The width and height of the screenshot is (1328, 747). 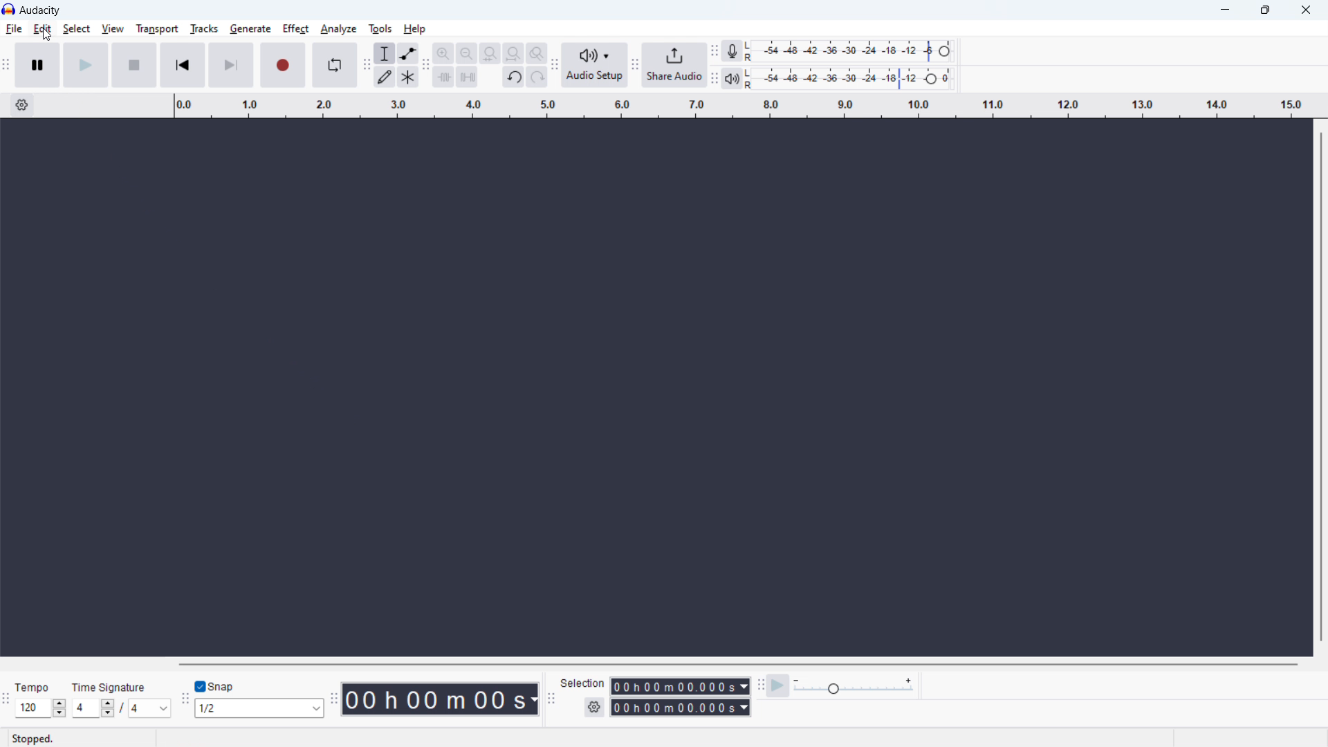 What do you see at coordinates (183, 65) in the screenshot?
I see `skip to start` at bounding box center [183, 65].